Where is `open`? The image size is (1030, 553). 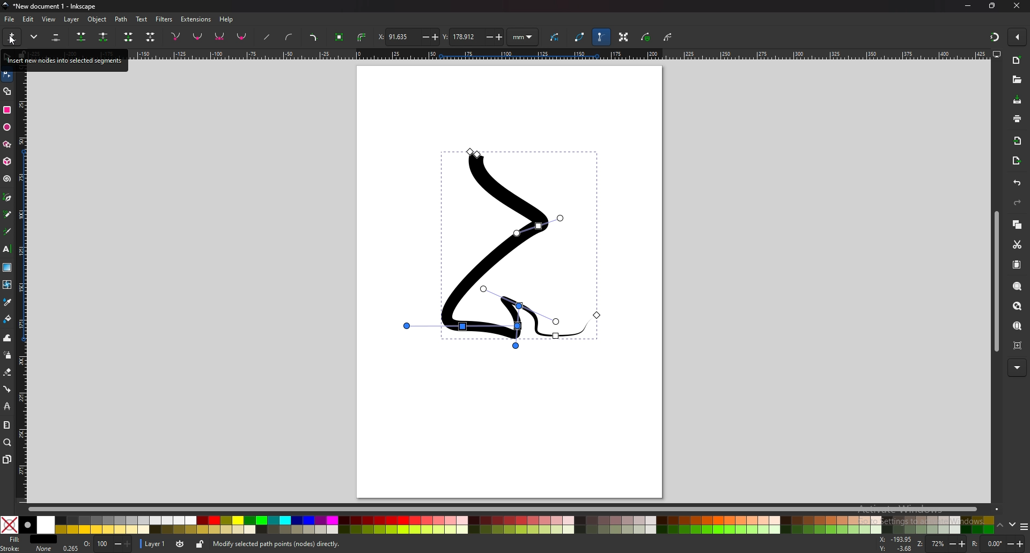
open is located at coordinates (1017, 80).